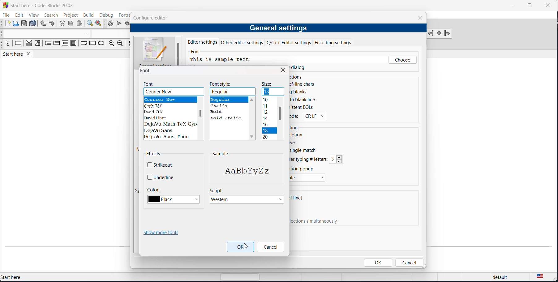  Describe the element at coordinates (431, 33) in the screenshot. I see `jump back` at that location.